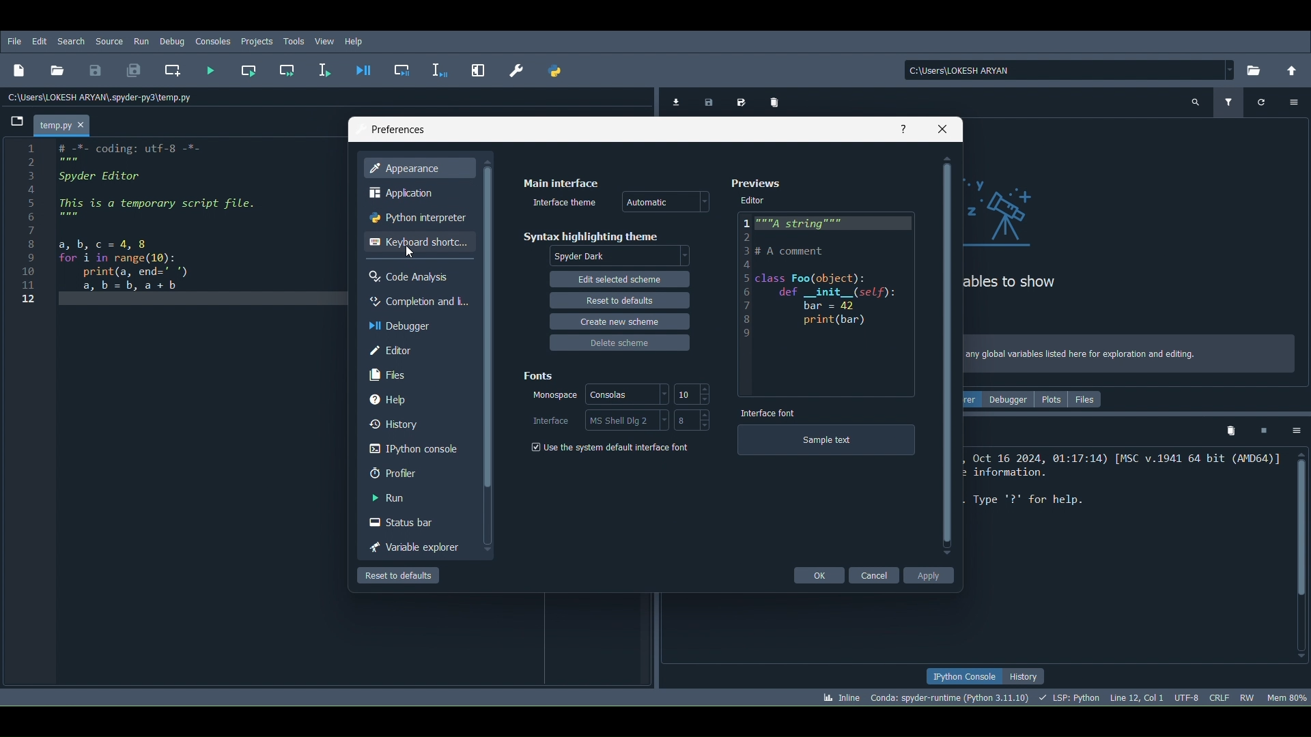  Describe the element at coordinates (487, 356) in the screenshot. I see `Scrollbar` at that location.